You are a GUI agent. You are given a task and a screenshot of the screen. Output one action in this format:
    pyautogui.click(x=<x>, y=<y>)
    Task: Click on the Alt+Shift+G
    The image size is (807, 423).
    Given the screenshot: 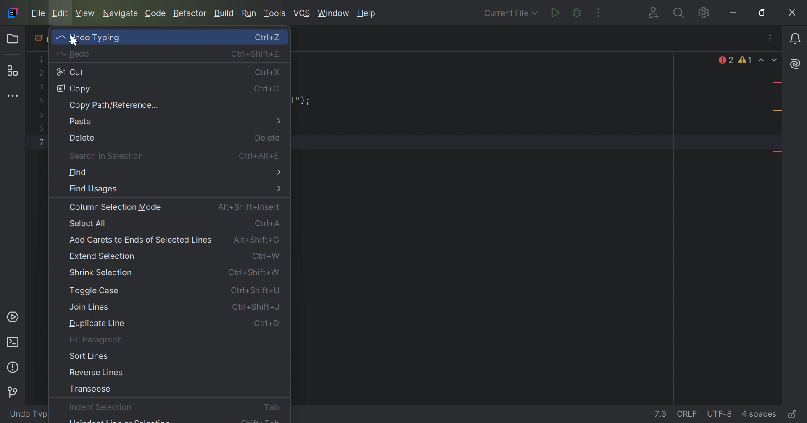 What is the action you would take?
    pyautogui.click(x=259, y=239)
    